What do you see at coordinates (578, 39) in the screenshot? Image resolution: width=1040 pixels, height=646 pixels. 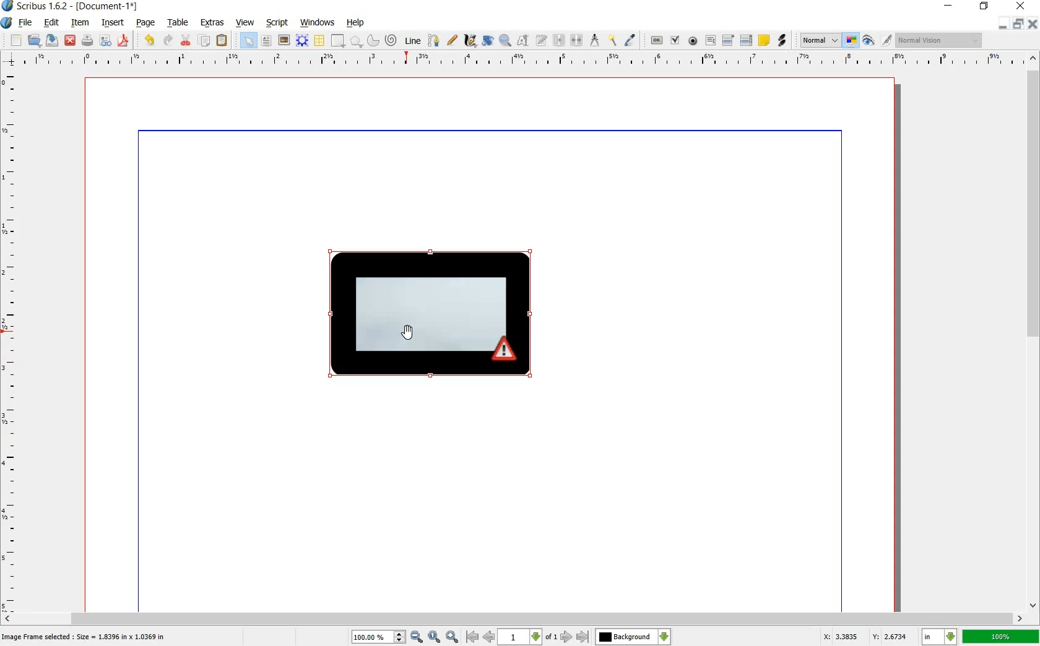 I see `unlink text frames` at bounding box center [578, 39].